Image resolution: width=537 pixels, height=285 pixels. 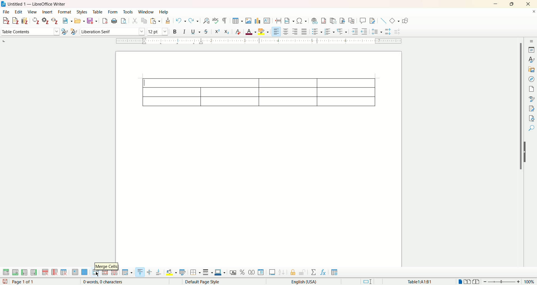 What do you see at coordinates (44, 271) in the screenshot?
I see `delete row` at bounding box center [44, 271].